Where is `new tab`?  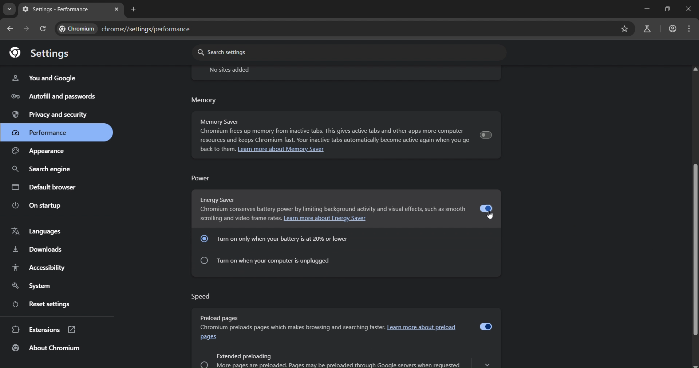
new tab is located at coordinates (133, 10).